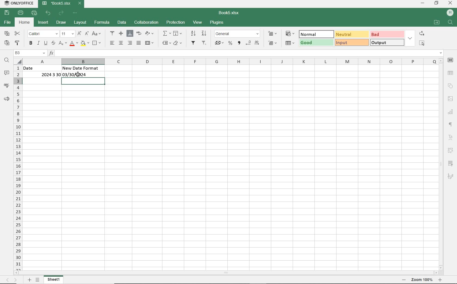  I want to click on zoom 100%, so click(422, 280).